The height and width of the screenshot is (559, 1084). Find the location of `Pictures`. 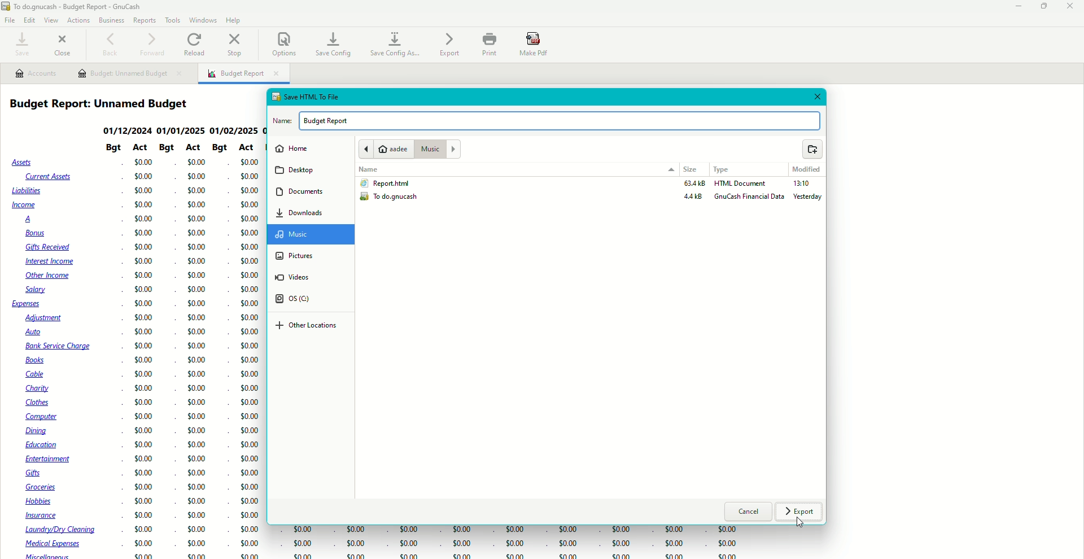

Pictures is located at coordinates (295, 255).